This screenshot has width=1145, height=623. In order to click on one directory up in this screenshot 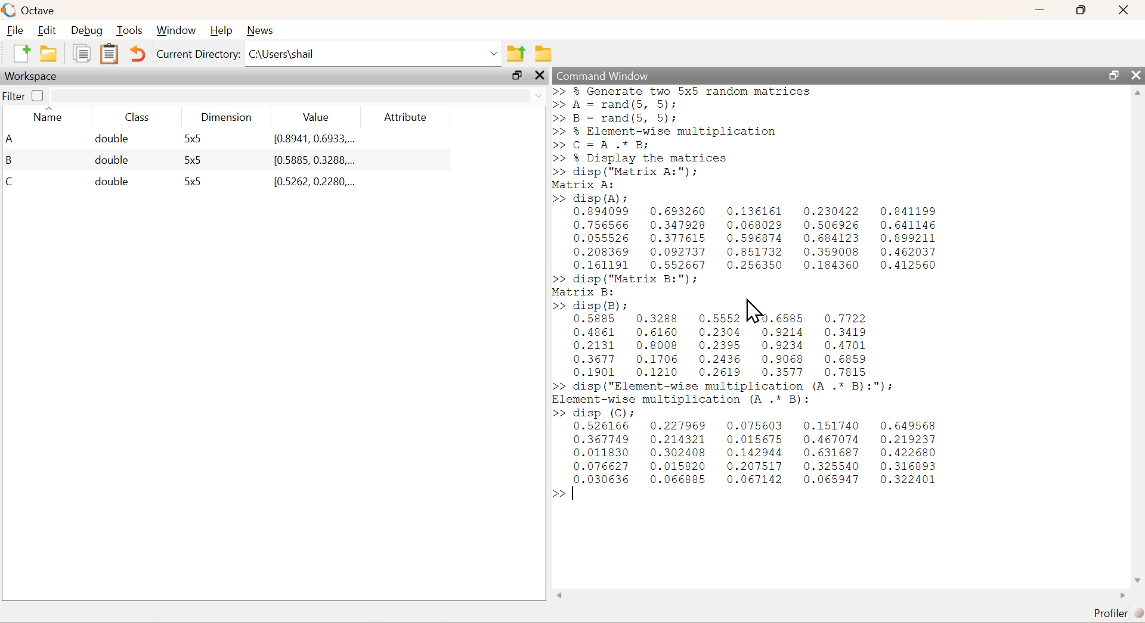, I will do `click(515, 54)`.